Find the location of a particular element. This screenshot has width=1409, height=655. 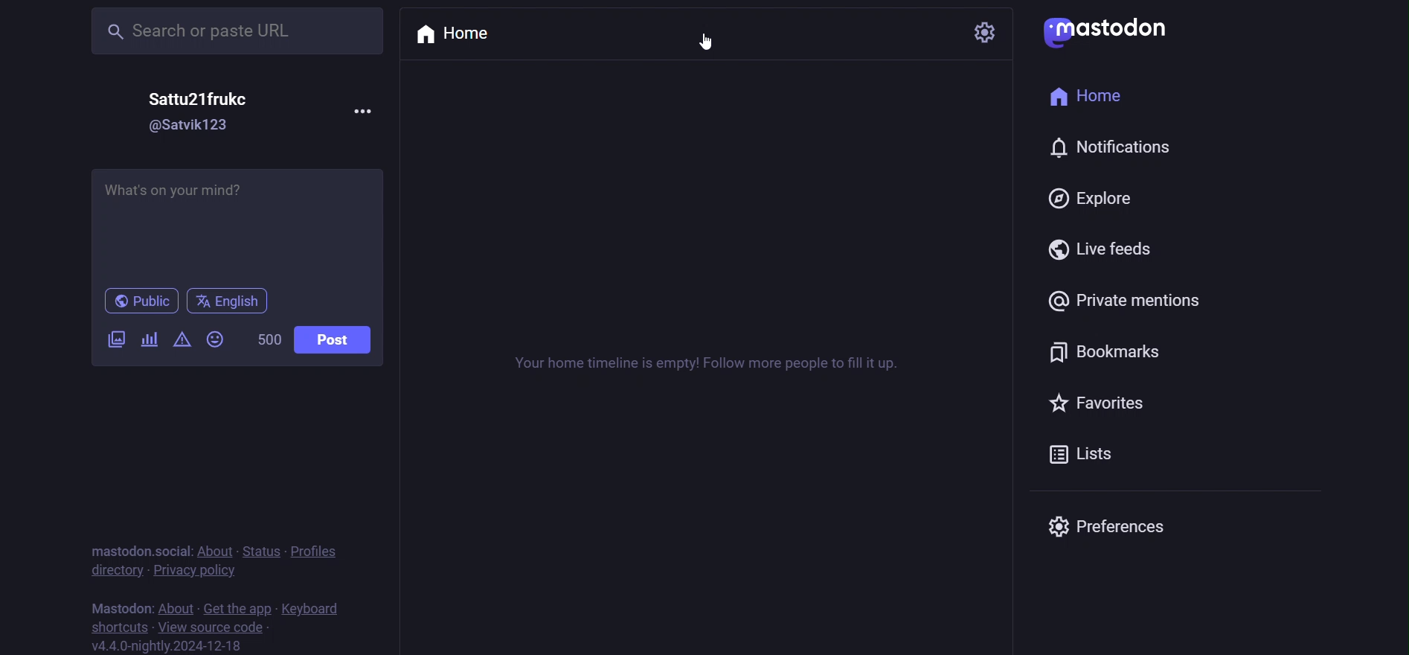

explore is located at coordinates (1094, 197).